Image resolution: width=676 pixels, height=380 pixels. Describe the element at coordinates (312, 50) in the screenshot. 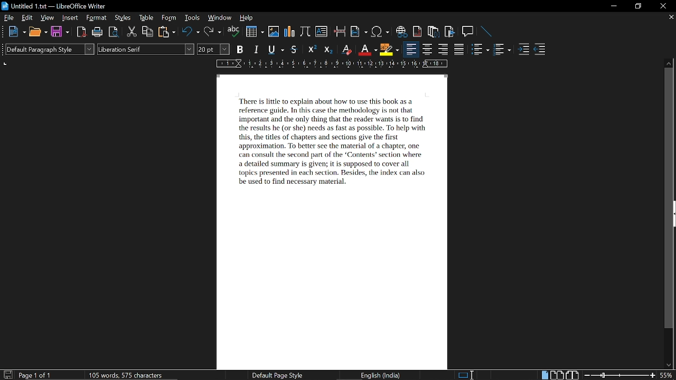

I see `superscript` at that location.